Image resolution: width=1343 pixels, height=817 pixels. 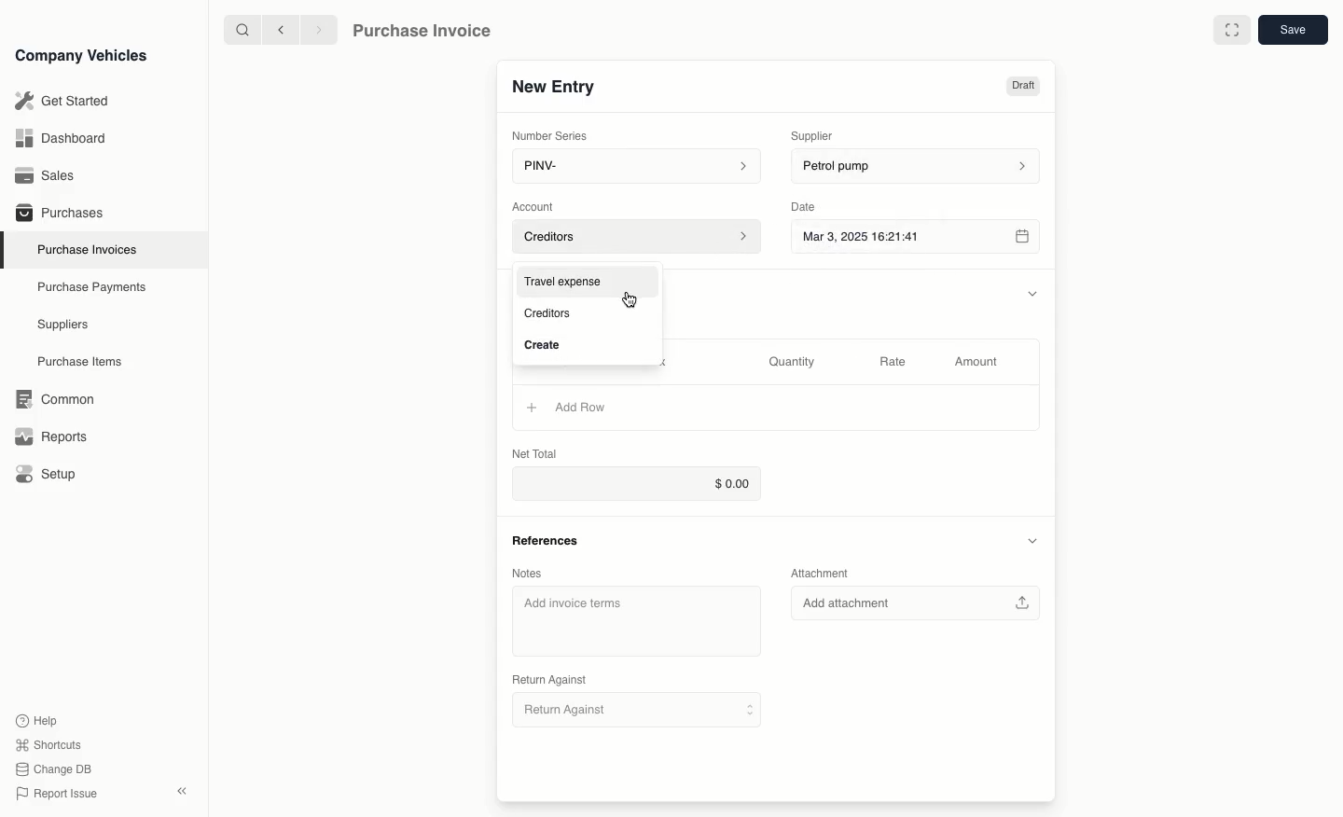 I want to click on calender, so click(x=1024, y=238).